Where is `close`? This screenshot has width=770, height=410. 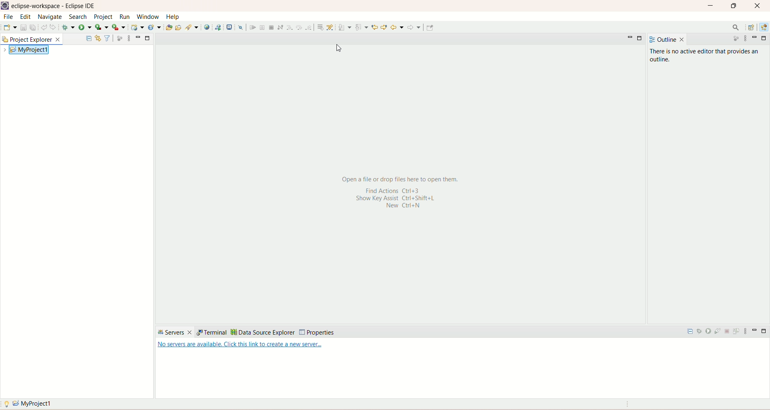
close is located at coordinates (758, 6).